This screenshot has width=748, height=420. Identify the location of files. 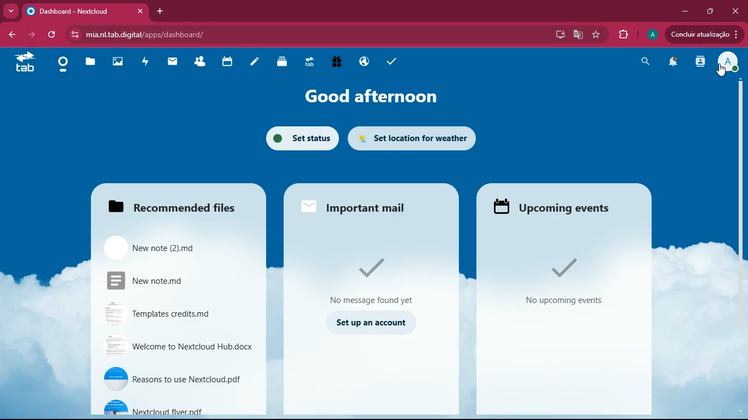
(91, 63).